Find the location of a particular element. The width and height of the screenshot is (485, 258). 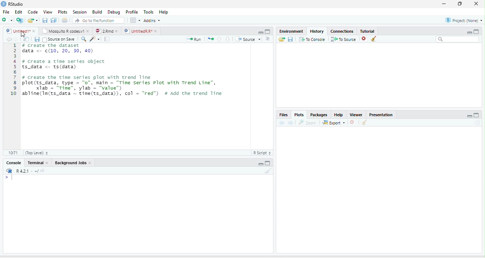

Zoom is located at coordinates (308, 122).